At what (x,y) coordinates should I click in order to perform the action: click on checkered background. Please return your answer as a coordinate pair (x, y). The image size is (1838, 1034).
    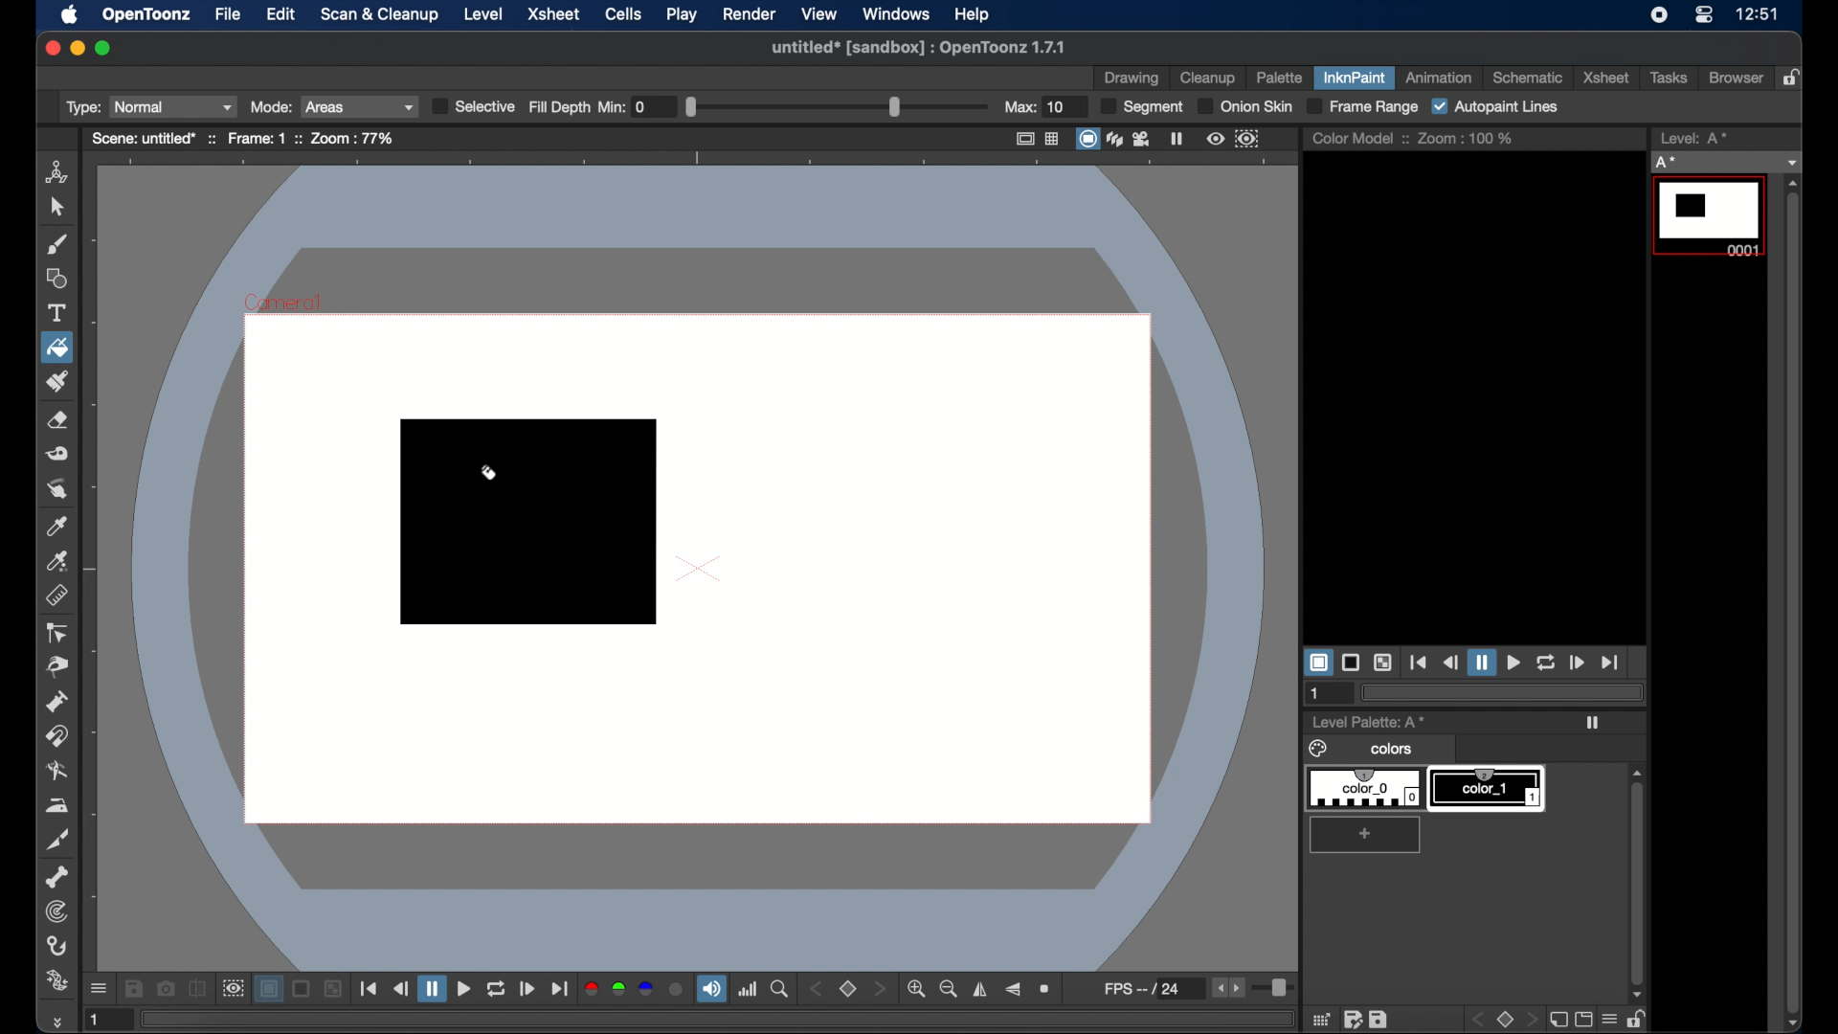
    Looking at the image, I should click on (1382, 663).